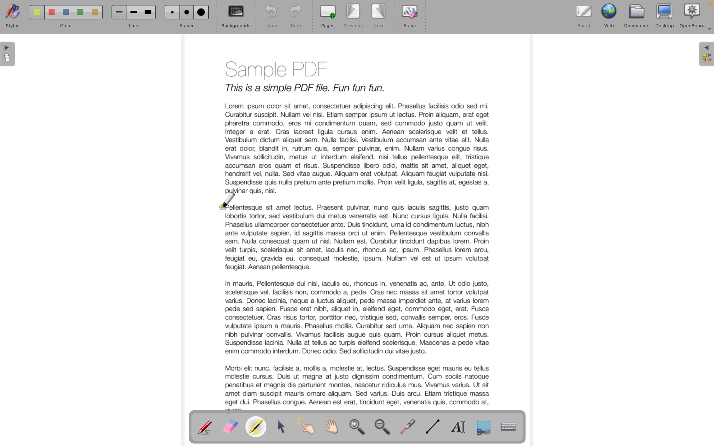 Image resolution: width=714 pixels, height=446 pixels. What do you see at coordinates (638, 15) in the screenshot?
I see `documents` at bounding box center [638, 15].